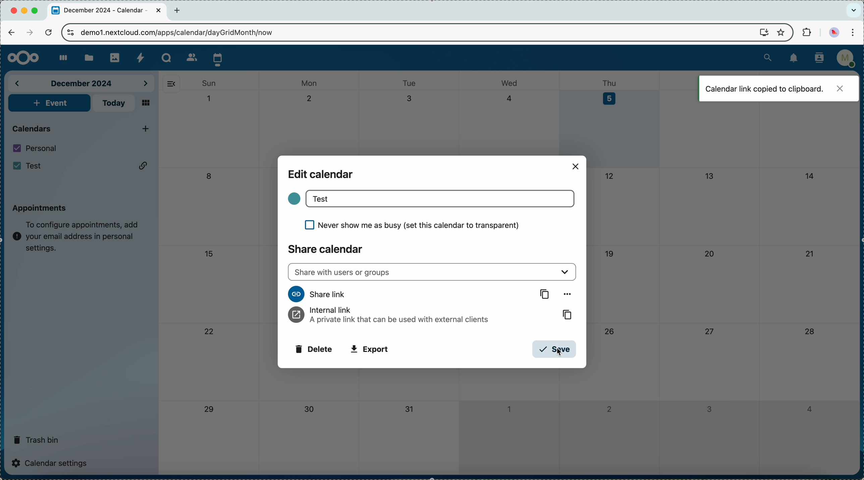 This screenshot has height=480, width=864. What do you see at coordinates (612, 82) in the screenshot?
I see `thu` at bounding box center [612, 82].